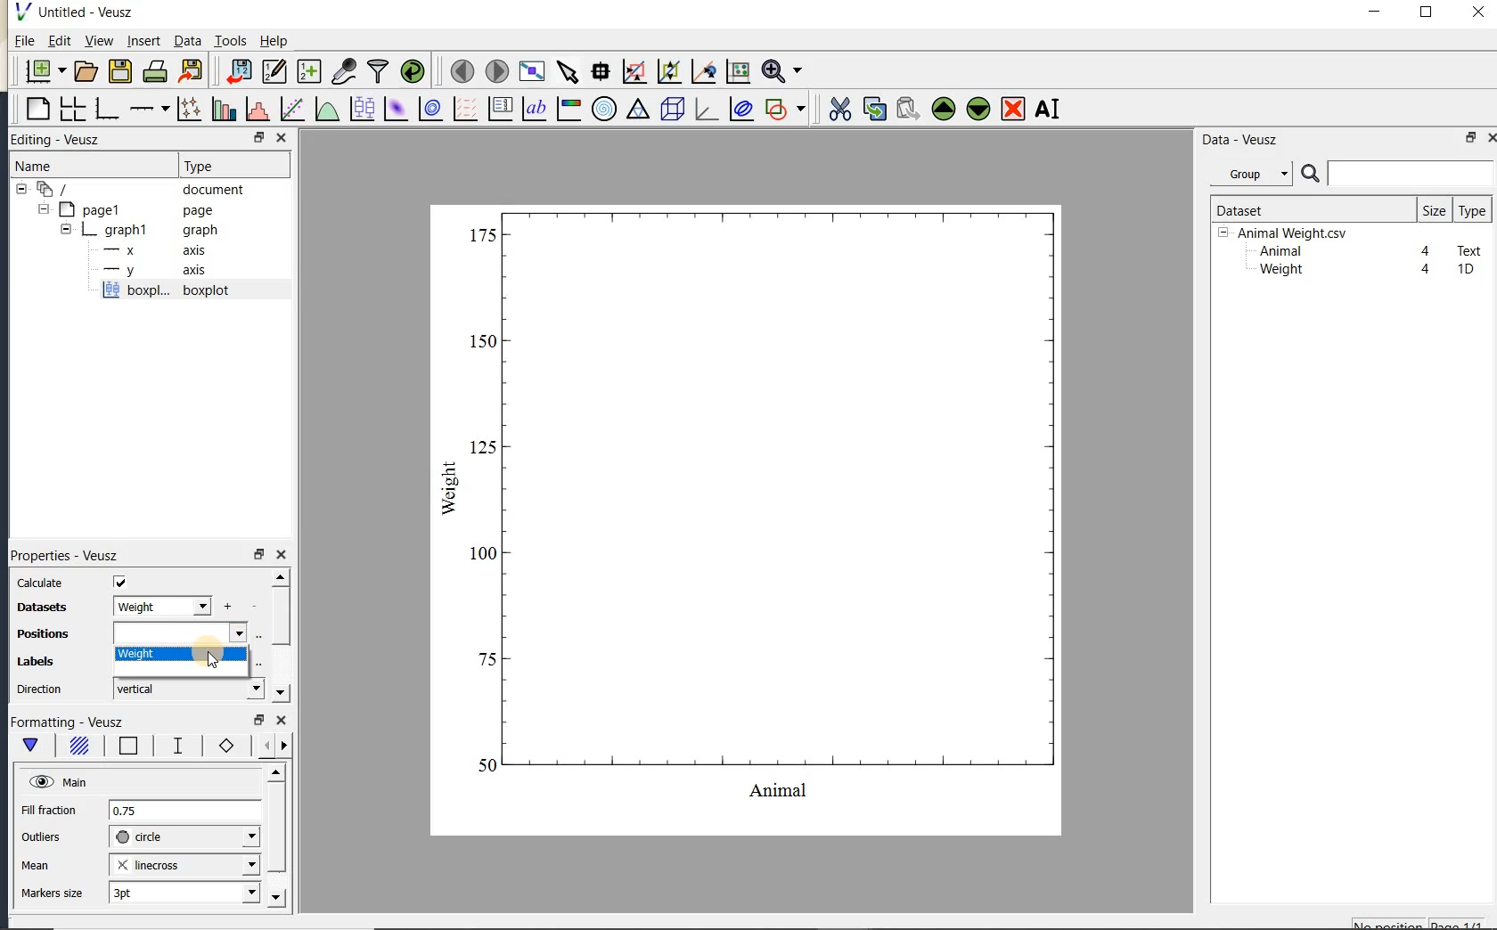 The width and height of the screenshot is (1497, 930). I want to click on text label, so click(534, 110).